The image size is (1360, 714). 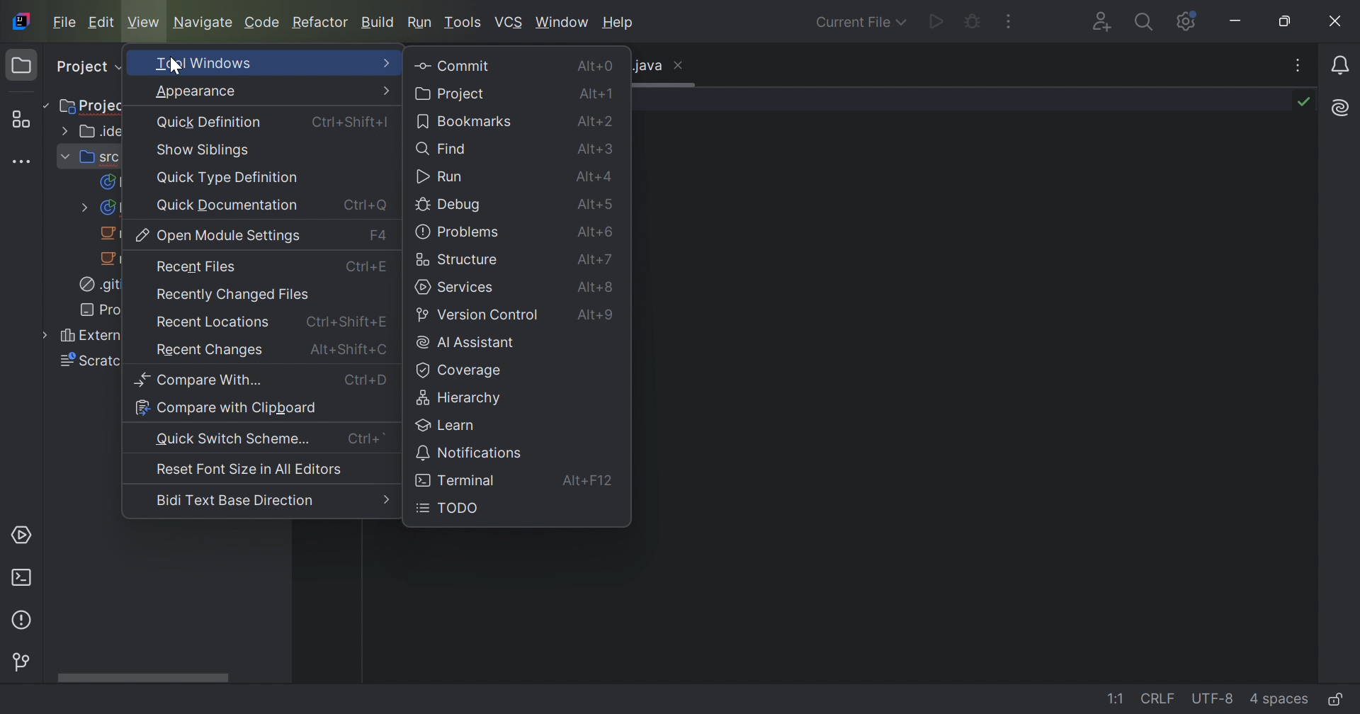 What do you see at coordinates (450, 207) in the screenshot?
I see `Debug` at bounding box center [450, 207].